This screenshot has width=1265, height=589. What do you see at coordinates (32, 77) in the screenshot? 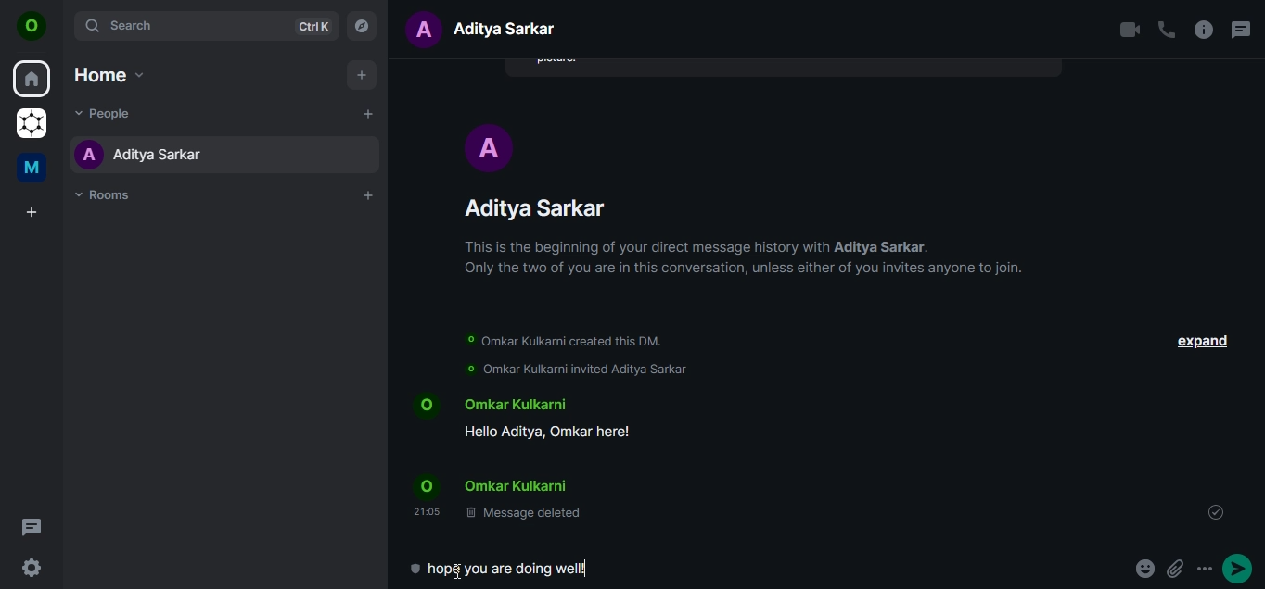
I see `home` at bounding box center [32, 77].